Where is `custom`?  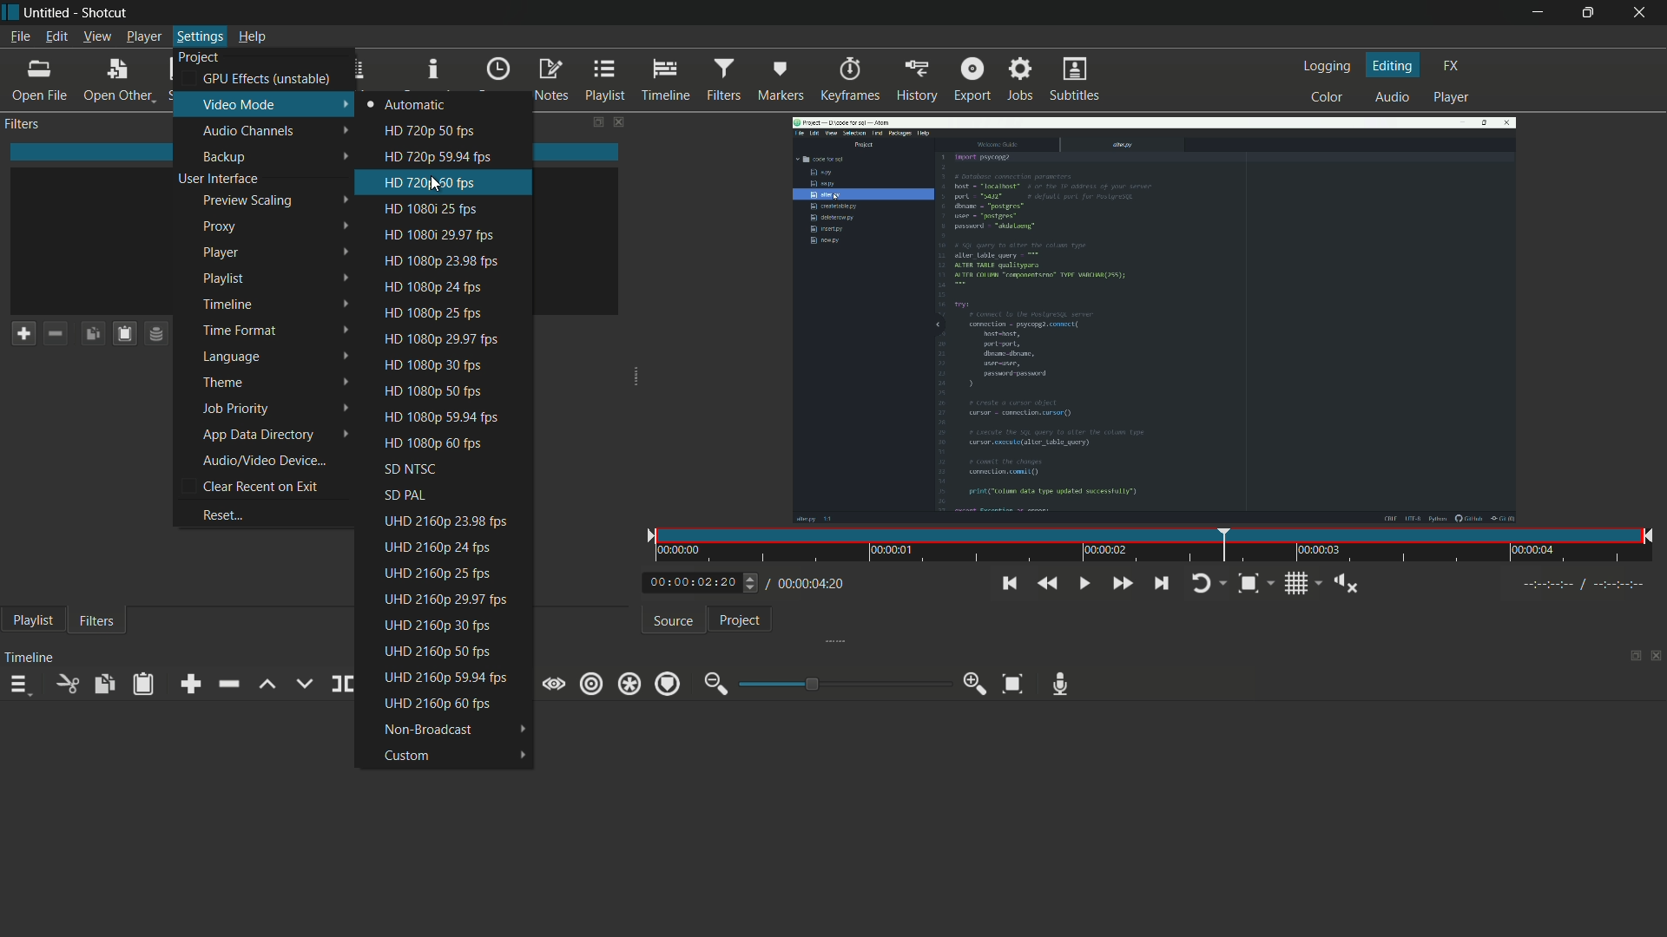 custom is located at coordinates (451, 758).